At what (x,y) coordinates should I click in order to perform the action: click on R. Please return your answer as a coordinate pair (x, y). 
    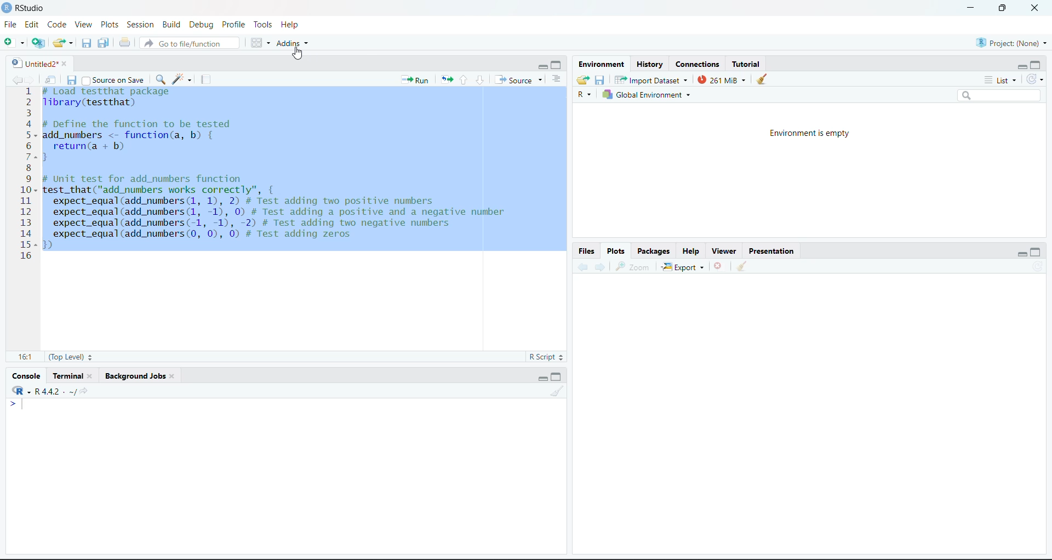
    Looking at the image, I should click on (582, 94).